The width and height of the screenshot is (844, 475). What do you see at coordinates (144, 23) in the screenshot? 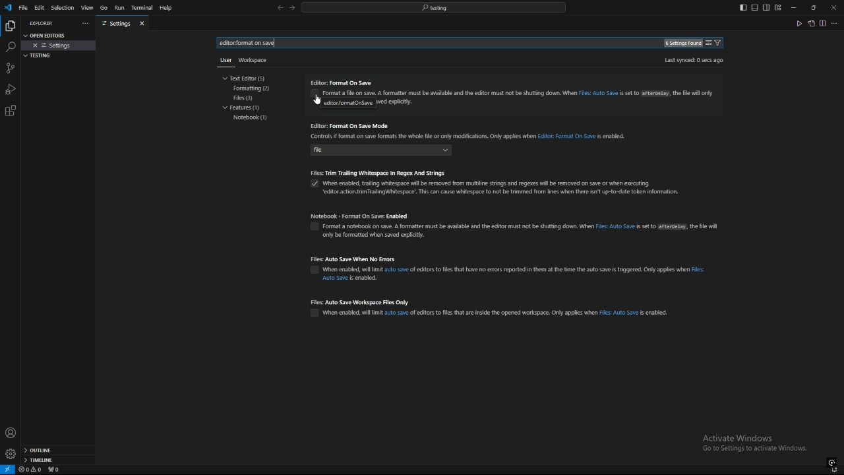
I see `close tab` at bounding box center [144, 23].